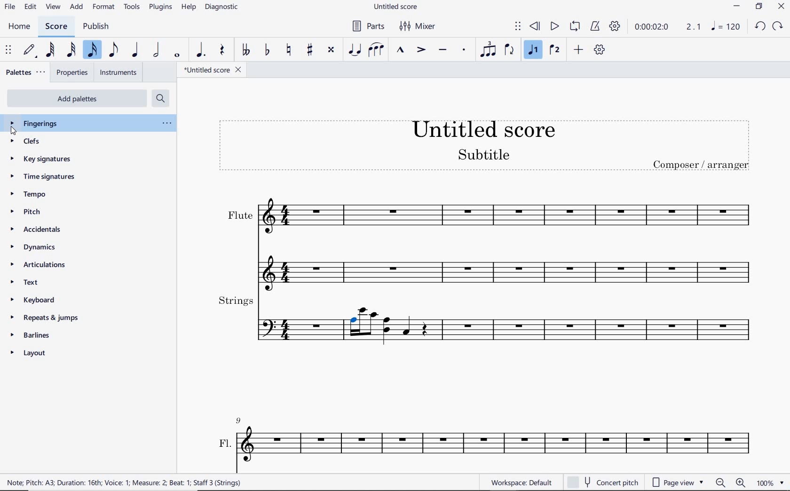  I want to click on NOTE, so click(726, 27).